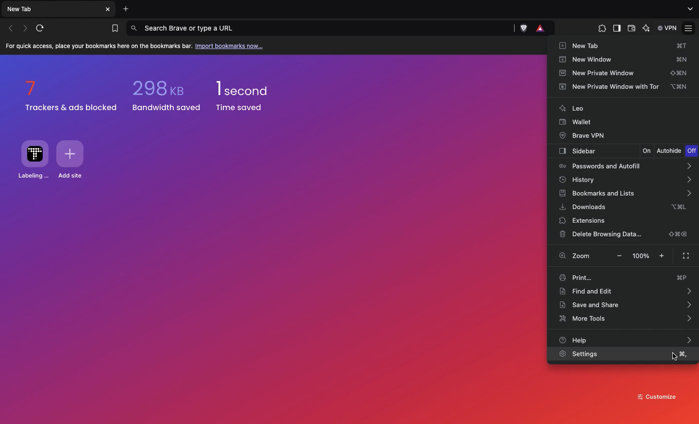 Image resolution: width=699 pixels, height=424 pixels. What do you see at coordinates (623, 304) in the screenshot?
I see `Save and share` at bounding box center [623, 304].